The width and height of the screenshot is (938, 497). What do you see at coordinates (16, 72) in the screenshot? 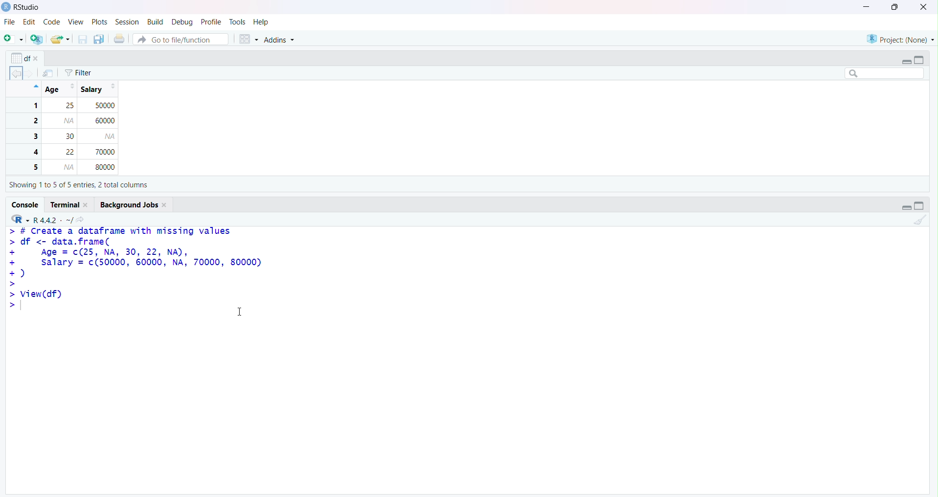
I see `Go back to the previous source location (Ctrl + F9)` at bounding box center [16, 72].